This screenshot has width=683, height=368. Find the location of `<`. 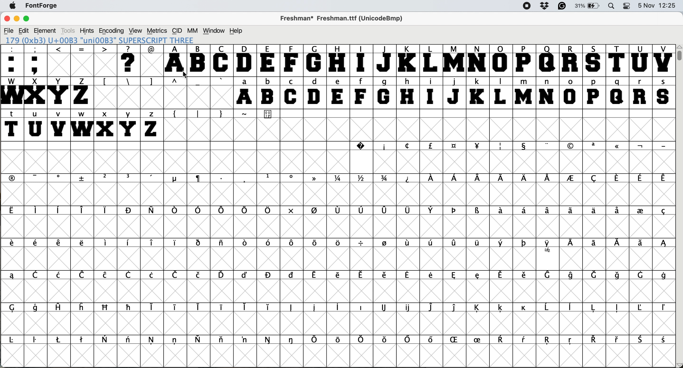

< is located at coordinates (59, 60).